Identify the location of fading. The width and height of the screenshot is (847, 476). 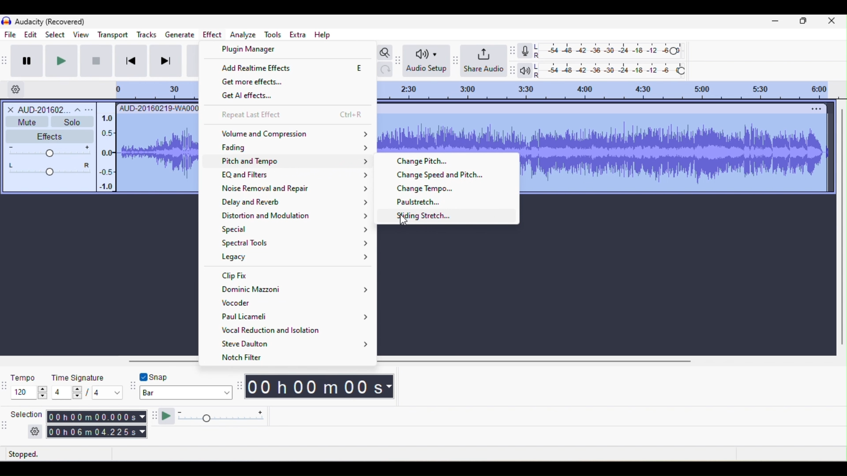
(297, 148).